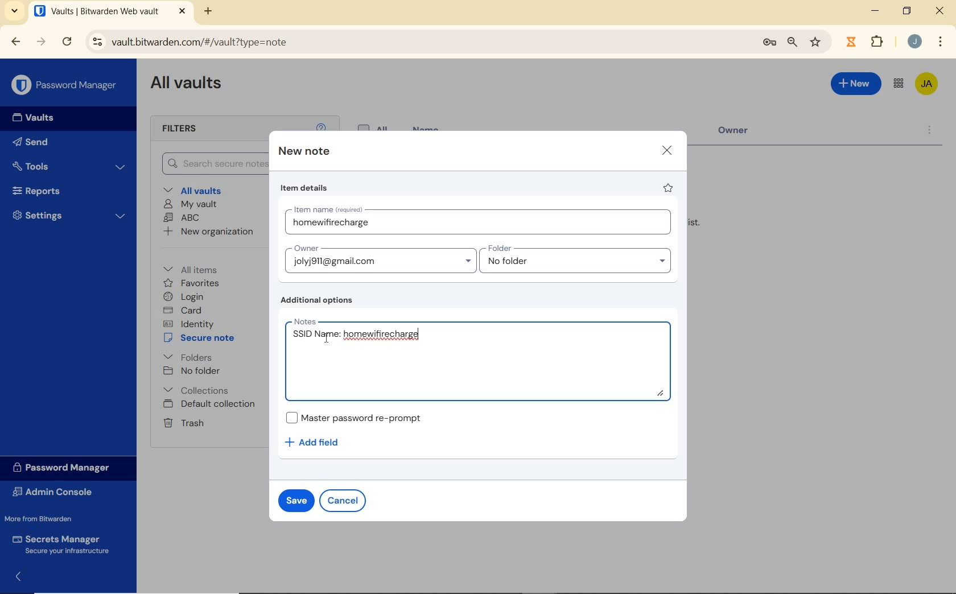 The height and width of the screenshot is (594, 956). I want to click on Trash, so click(183, 423).